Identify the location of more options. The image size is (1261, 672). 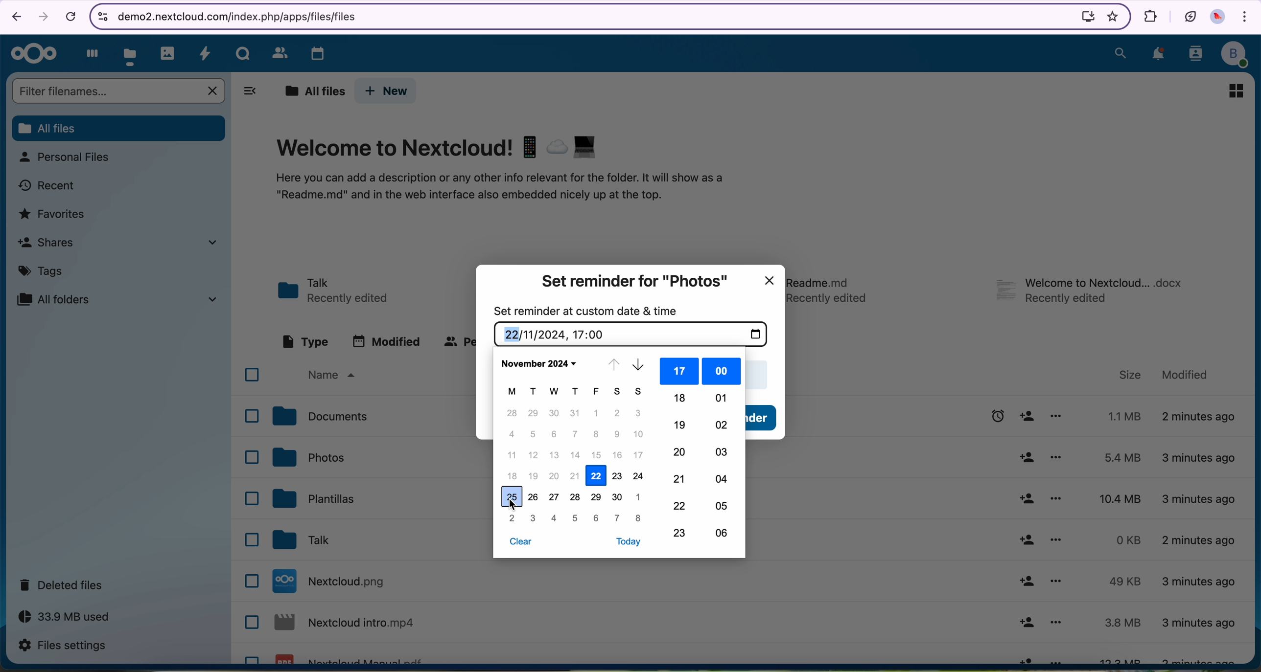
(1057, 500).